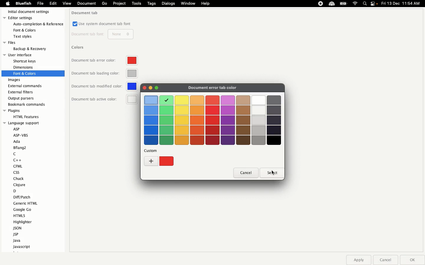 Image resolution: width=425 pixels, height=265 pixels. I want to click on Document tab error color, so click(104, 62).